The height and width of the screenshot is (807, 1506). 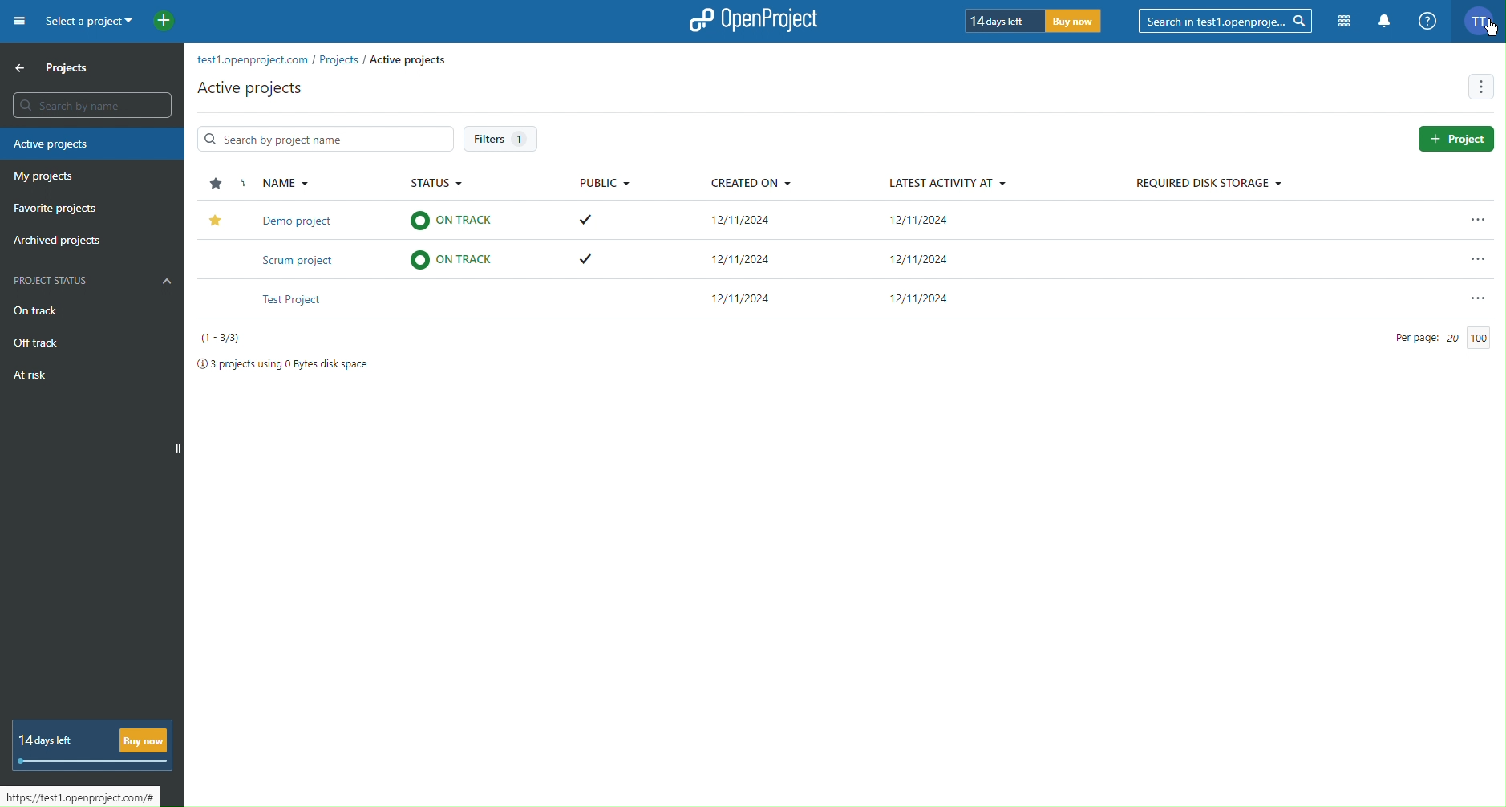 What do you see at coordinates (27, 377) in the screenshot?
I see `At risk` at bounding box center [27, 377].